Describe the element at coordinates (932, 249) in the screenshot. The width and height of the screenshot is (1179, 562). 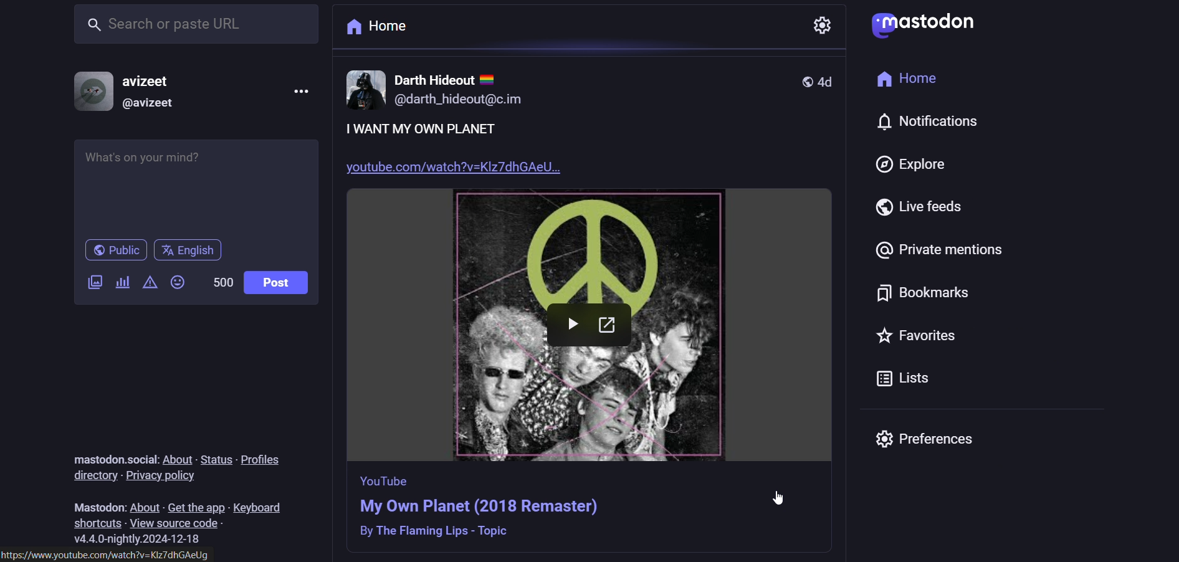
I see `private mentions` at that location.